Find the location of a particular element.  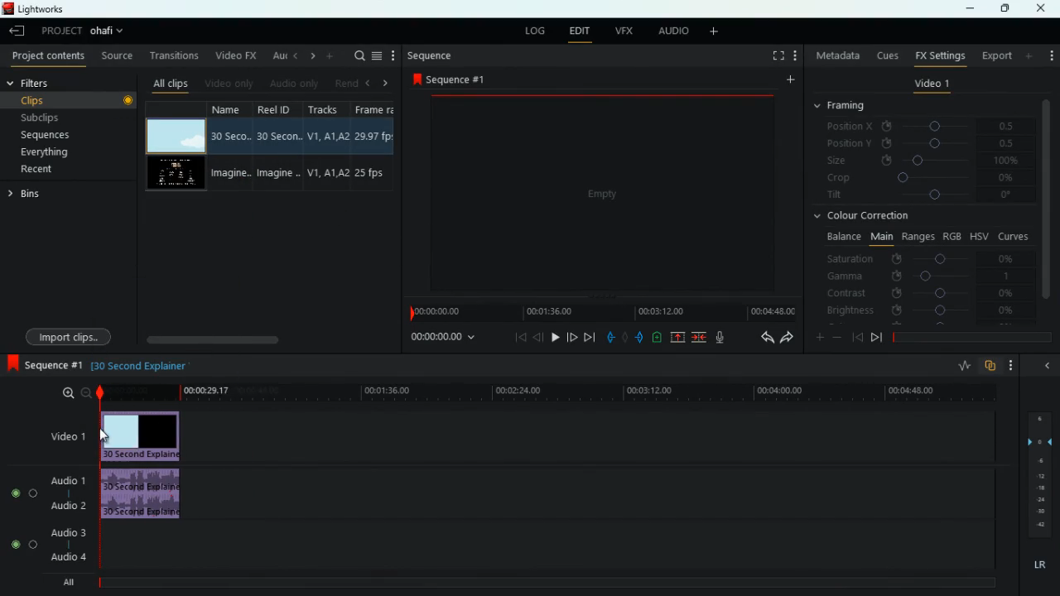

0 (layer) is located at coordinates (1037, 440).